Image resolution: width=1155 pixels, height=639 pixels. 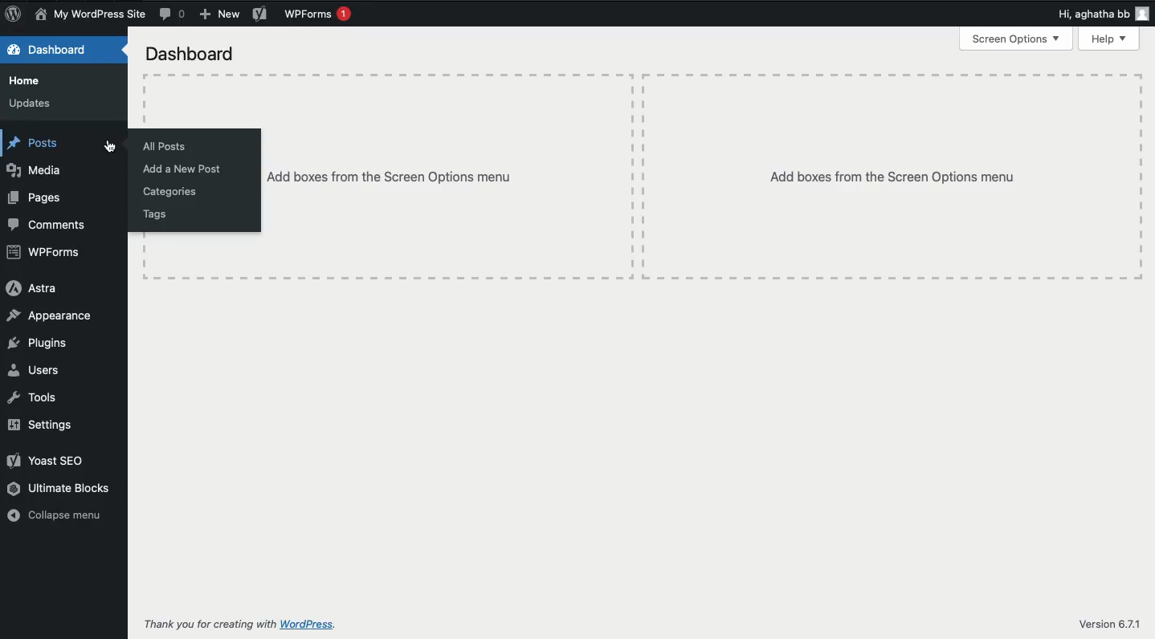 What do you see at coordinates (65, 490) in the screenshot?
I see `Ultimate blocks ` at bounding box center [65, 490].